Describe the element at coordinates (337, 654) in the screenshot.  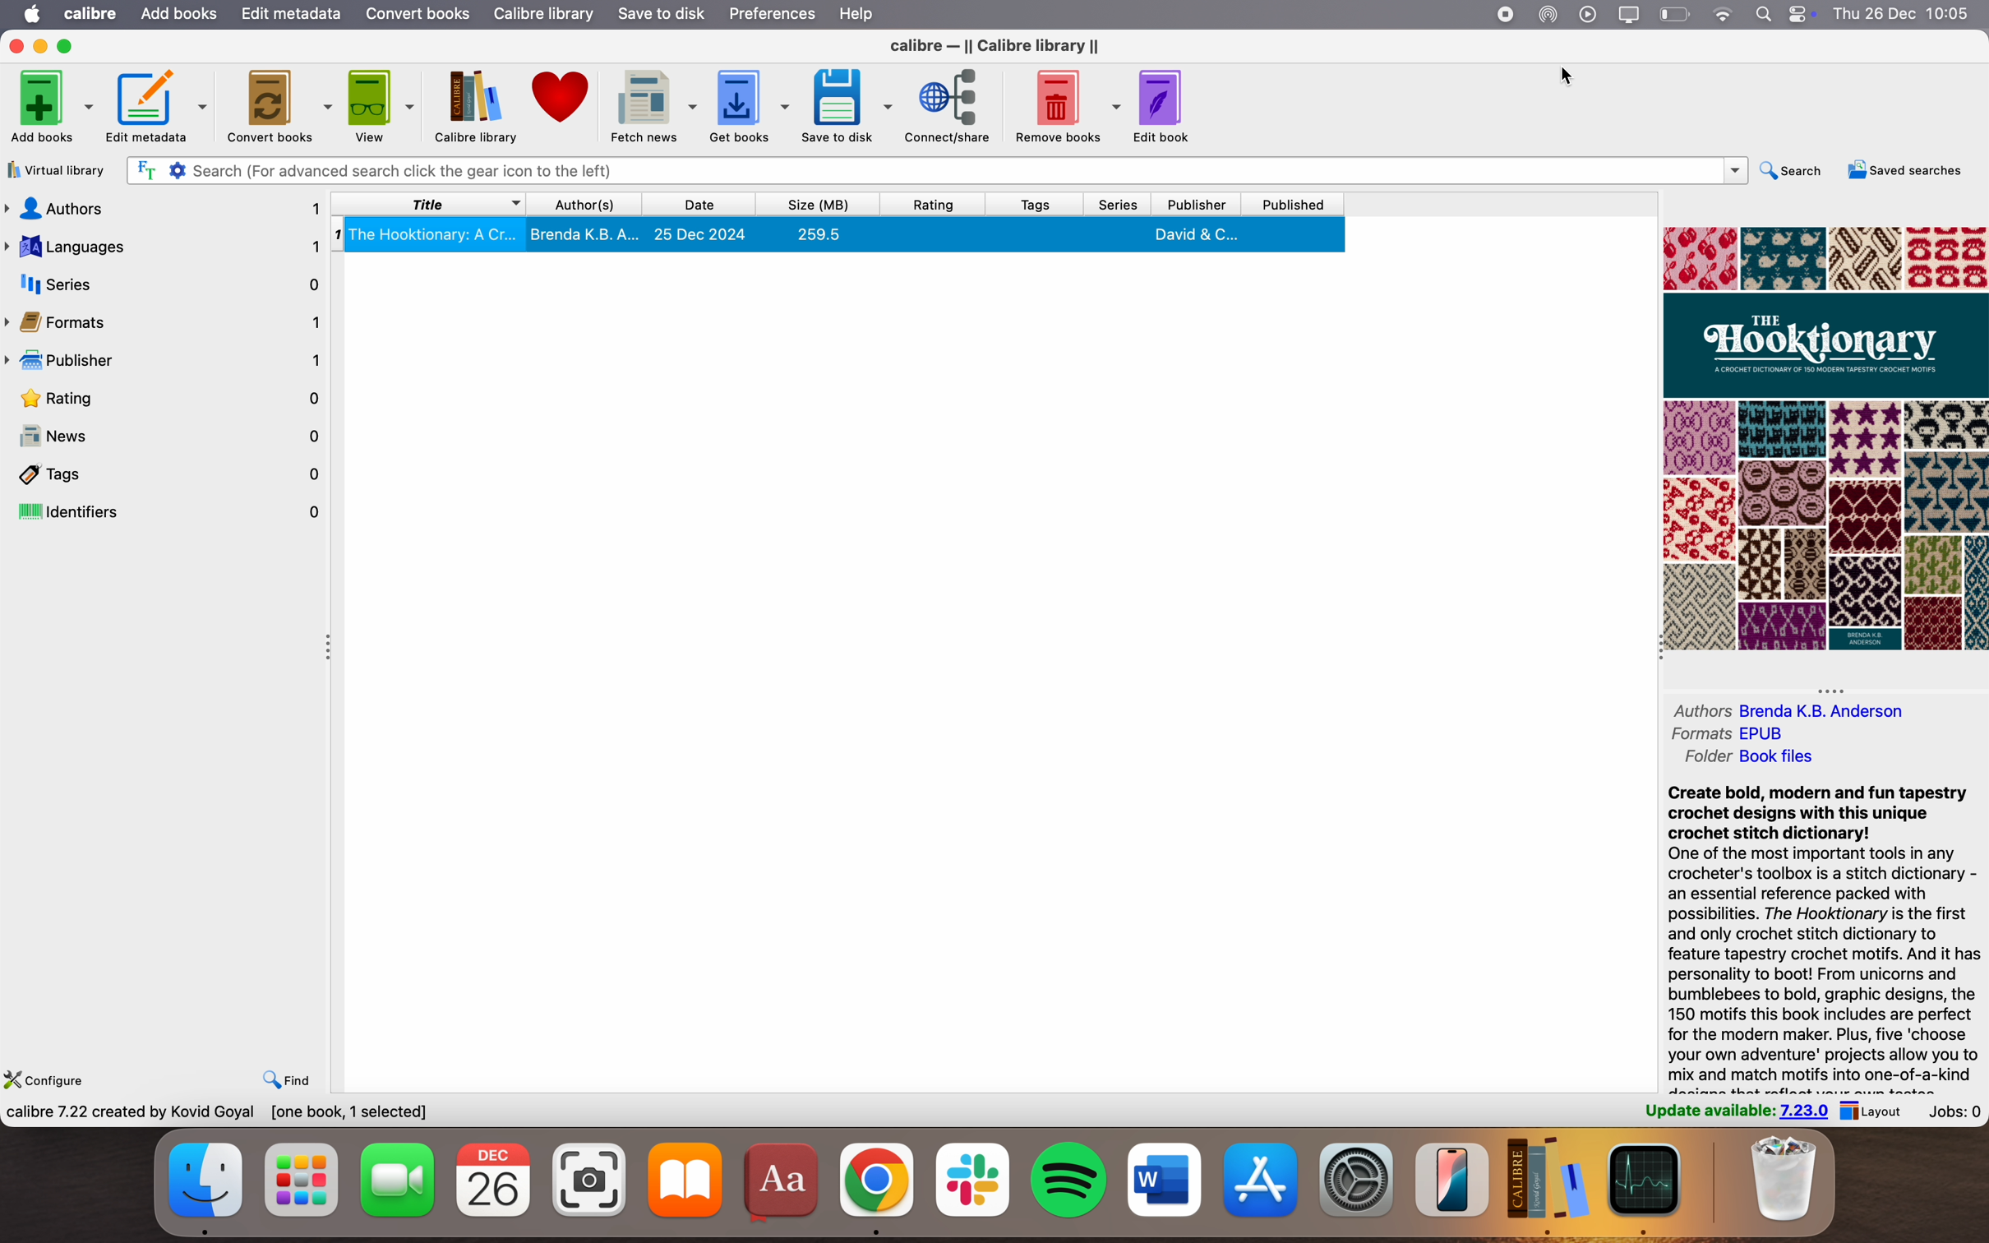
I see `hide sidebar` at that location.